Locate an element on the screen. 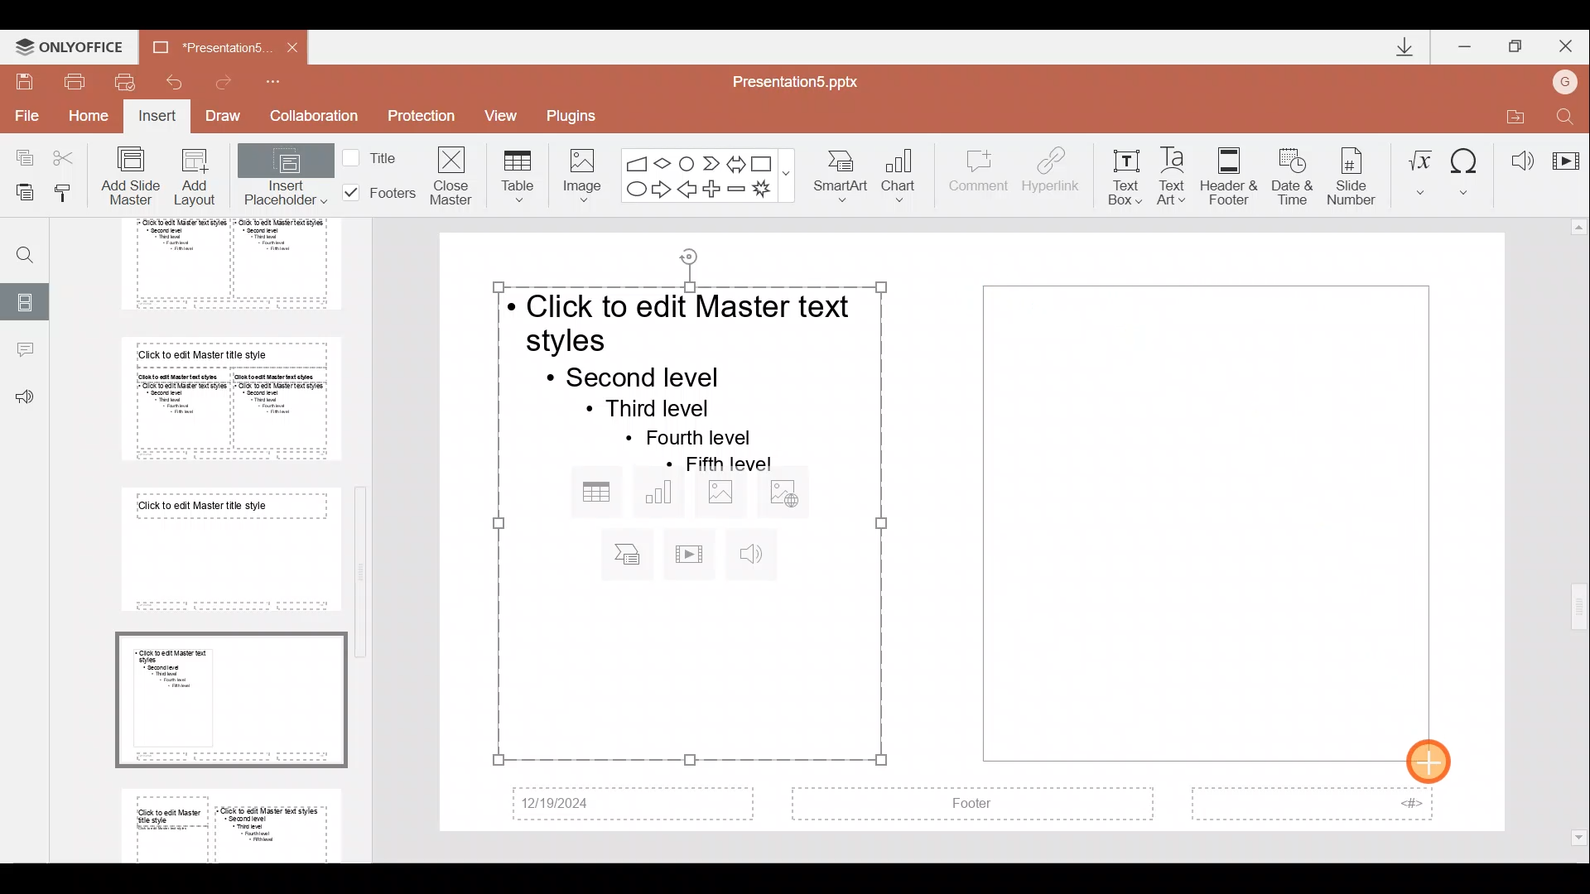 This screenshot has height=894, width=1590. Slide 5 is located at coordinates (218, 264).